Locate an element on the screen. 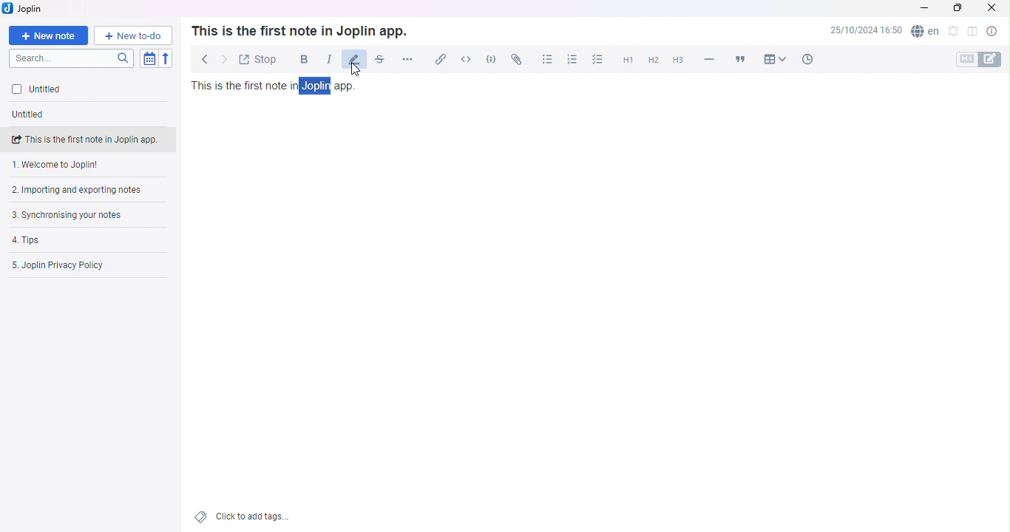 Image resolution: width=1010 pixels, height=532 pixels. Text in note is located at coordinates (276, 86).